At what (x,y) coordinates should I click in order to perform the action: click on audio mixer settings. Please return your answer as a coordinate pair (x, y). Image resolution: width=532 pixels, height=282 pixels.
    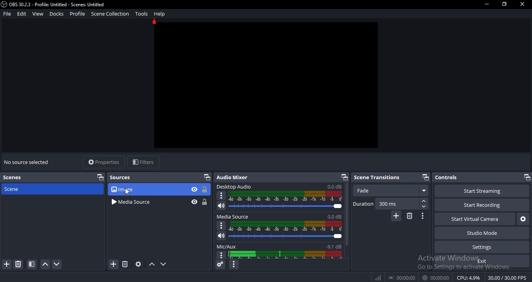
    Looking at the image, I should click on (220, 264).